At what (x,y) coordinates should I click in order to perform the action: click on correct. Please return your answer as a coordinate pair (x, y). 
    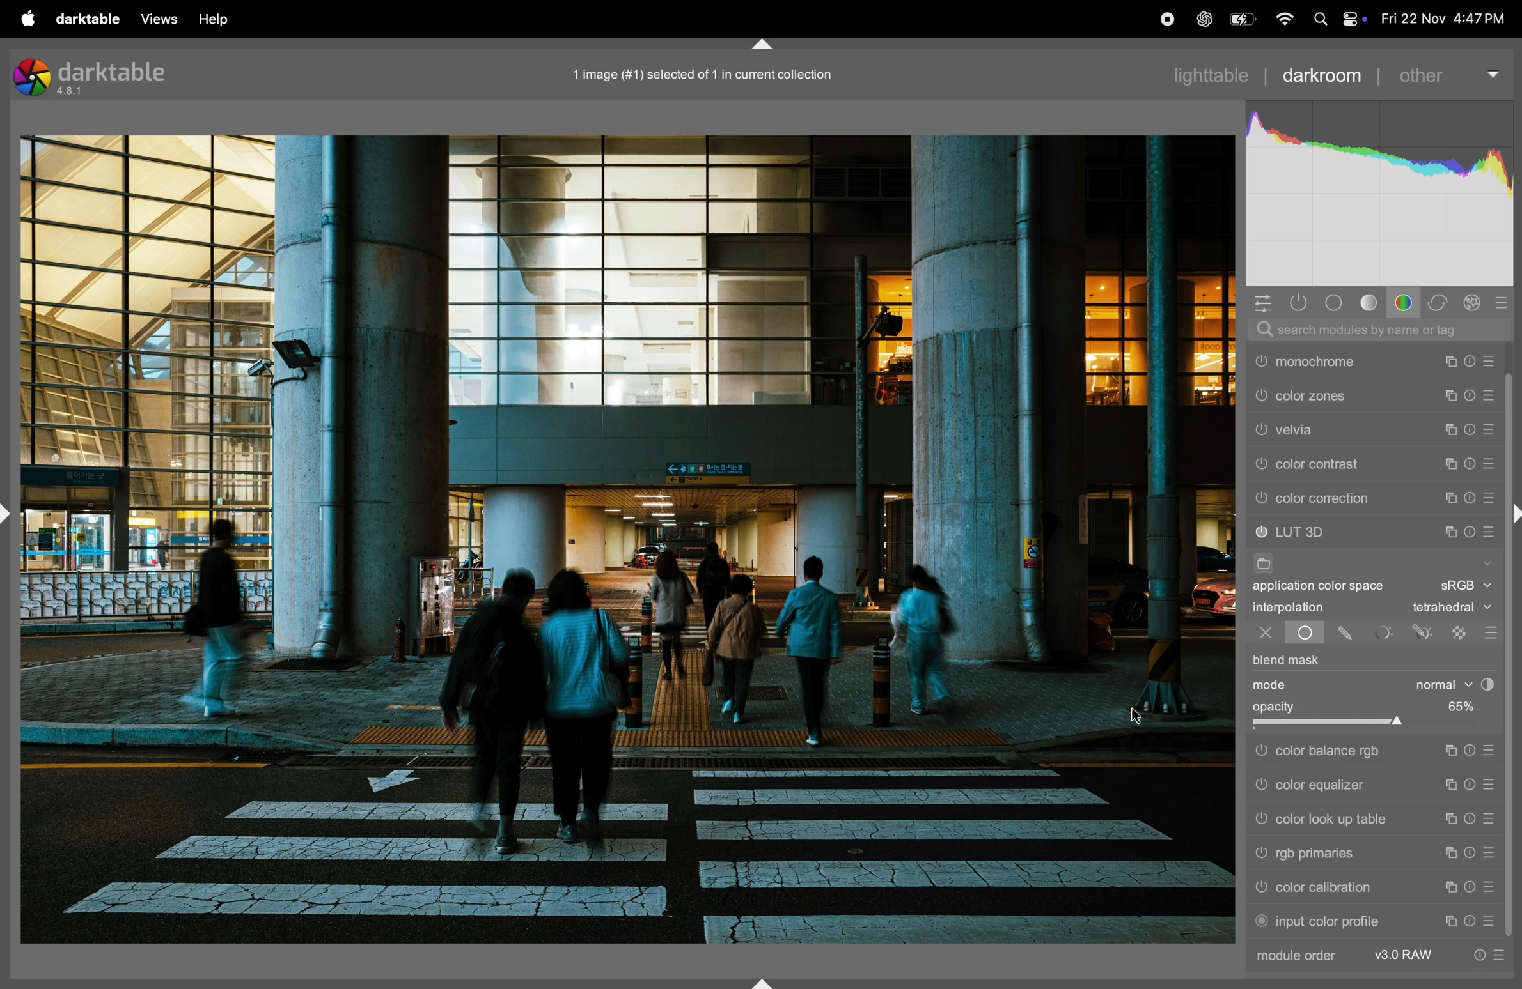
    Looking at the image, I should click on (1439, 302).